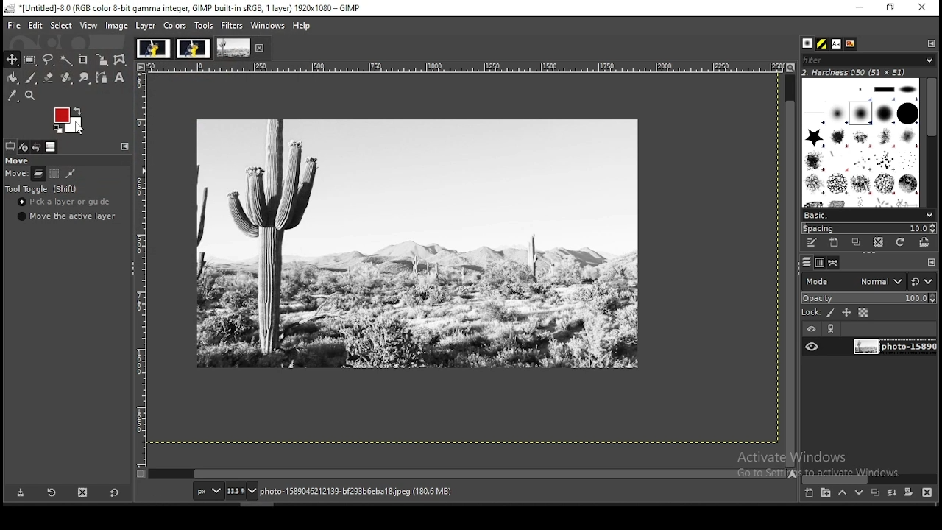 The image size is (942, 530). Describe the element at coordinates (846, 312) in the screenshot. I see `lock size and position` at that location.